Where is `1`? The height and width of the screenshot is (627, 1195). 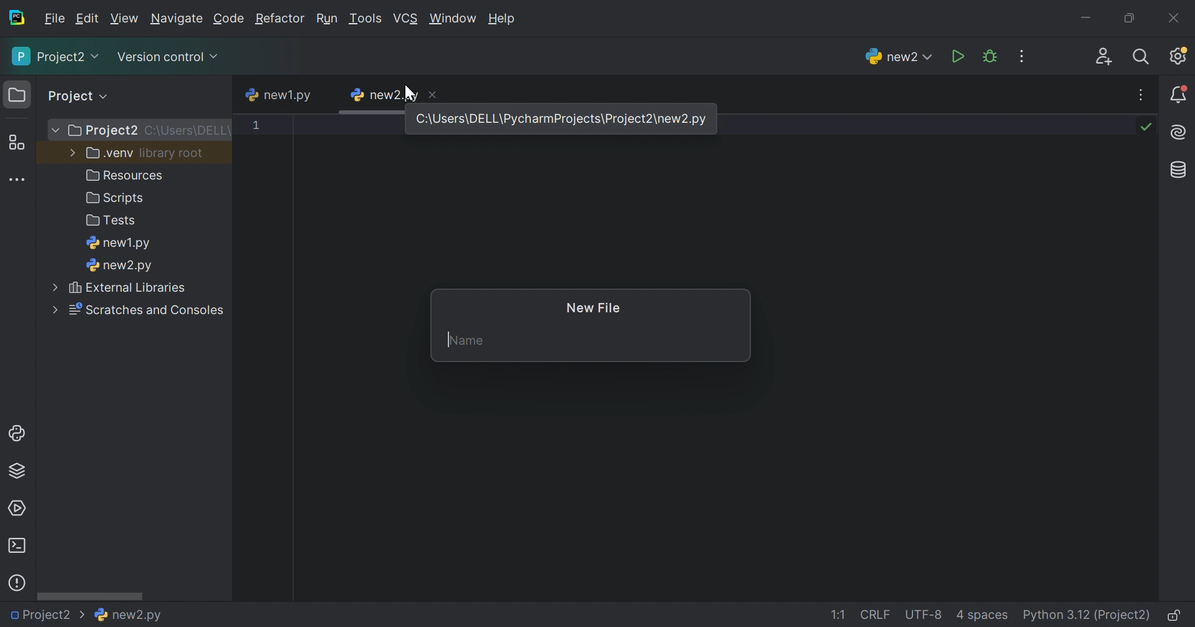
1 is located at coordinates (253, 126).